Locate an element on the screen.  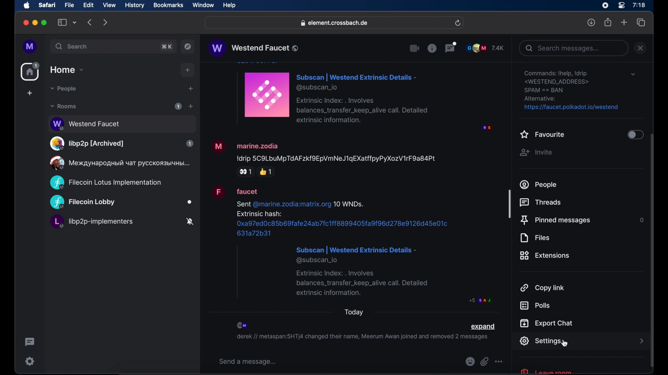
0 is located at coordinates (641, 220).